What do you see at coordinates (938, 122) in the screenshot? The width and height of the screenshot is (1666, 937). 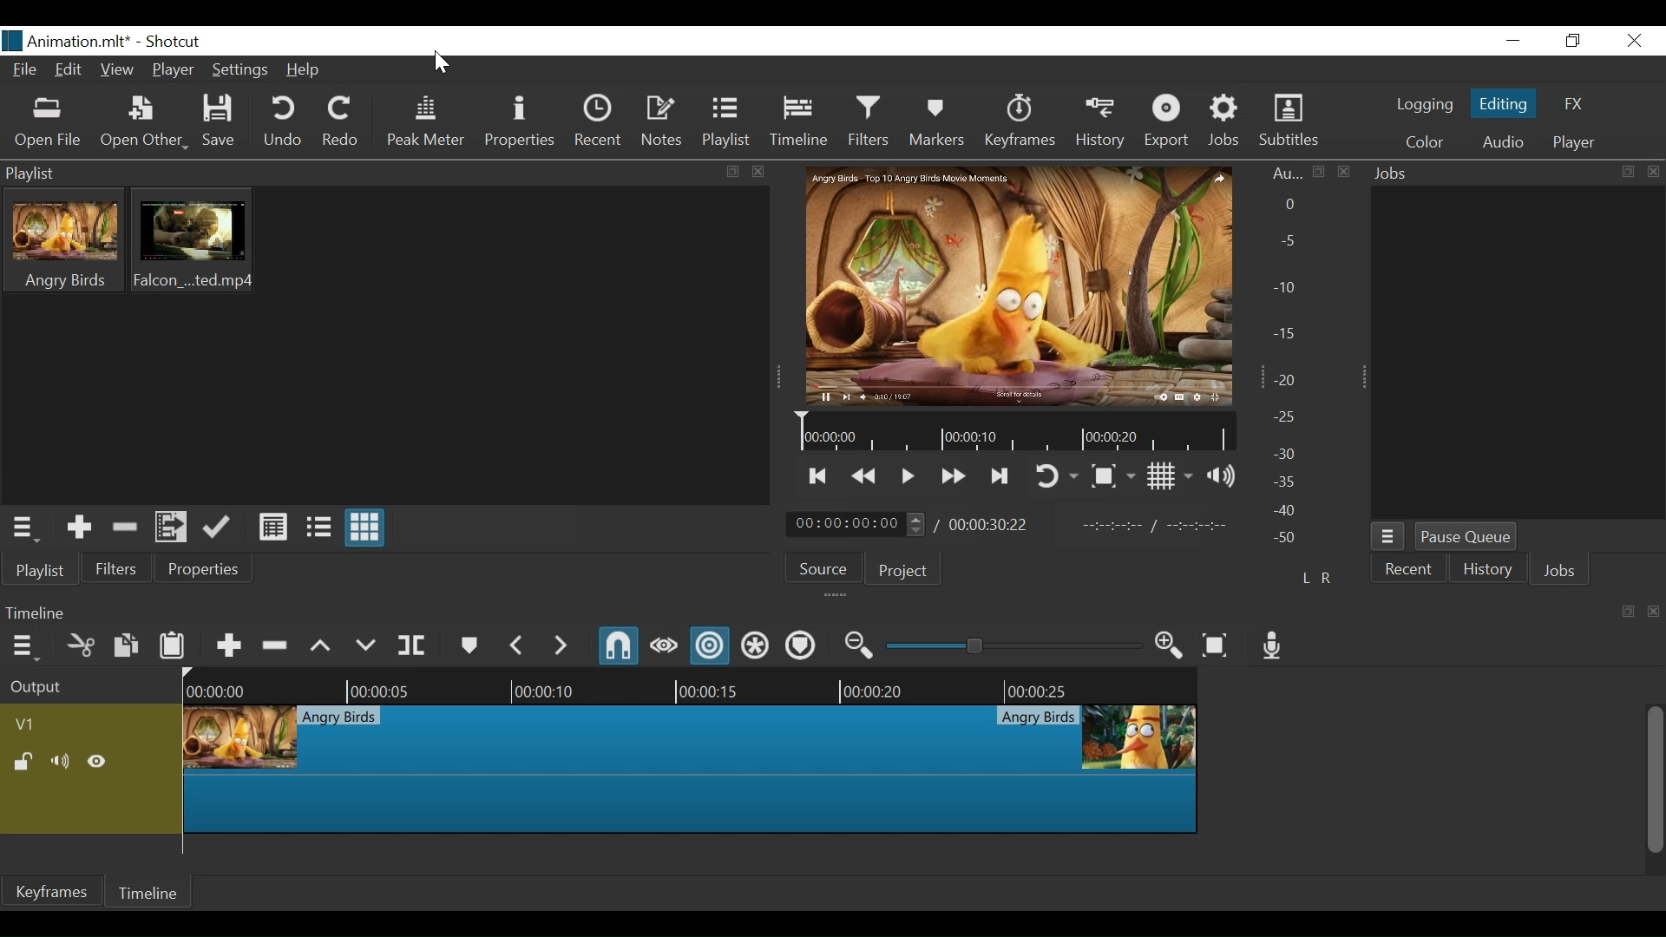 I see `Markers` at bounding box center [938, 122].